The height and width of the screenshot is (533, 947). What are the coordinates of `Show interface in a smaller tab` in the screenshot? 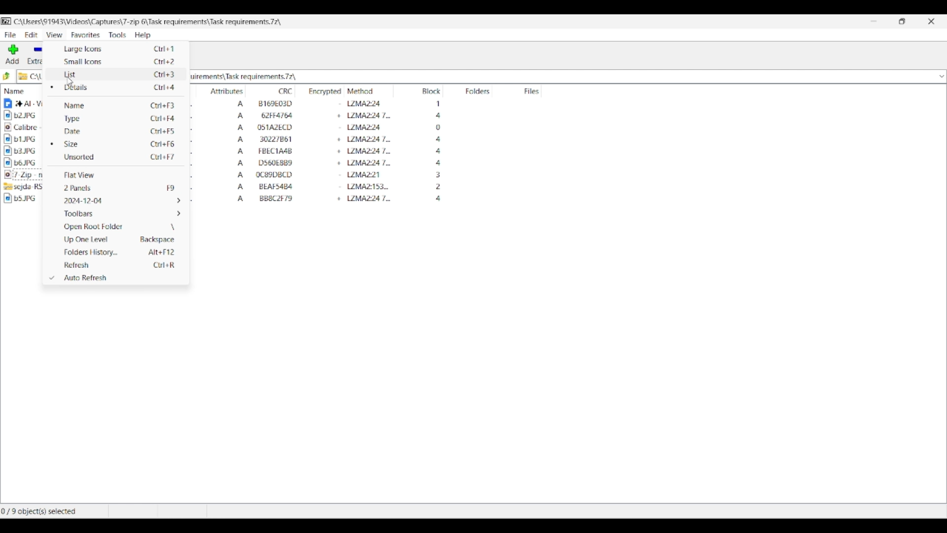 It's located at (902, 21).